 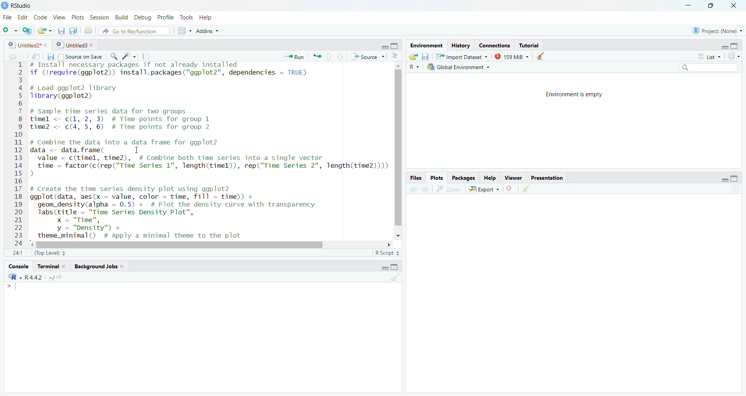 What do you see at coordinates (464, 179) in the screenshot?
I see `Packages` at bounding box center [464, 179].